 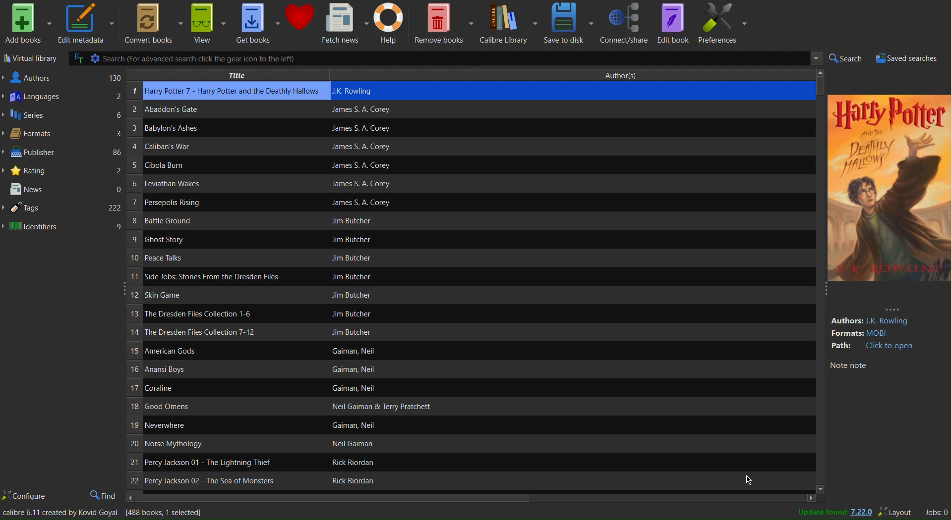 What do you see at coordinates (885, 333) in the screenshot?
I see `formats` at bounding box center [885, 333].